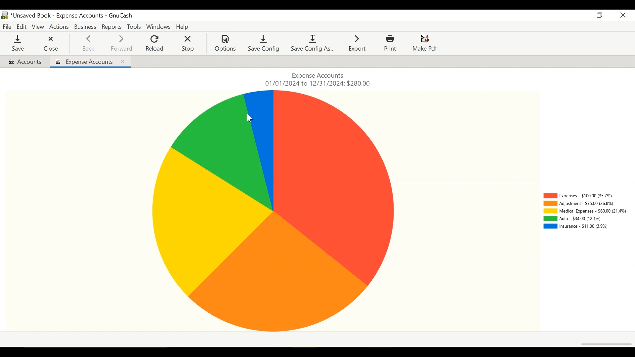  Describe the element at coordinates (598, 16) in the screenshot. I see `Restore` at that location.